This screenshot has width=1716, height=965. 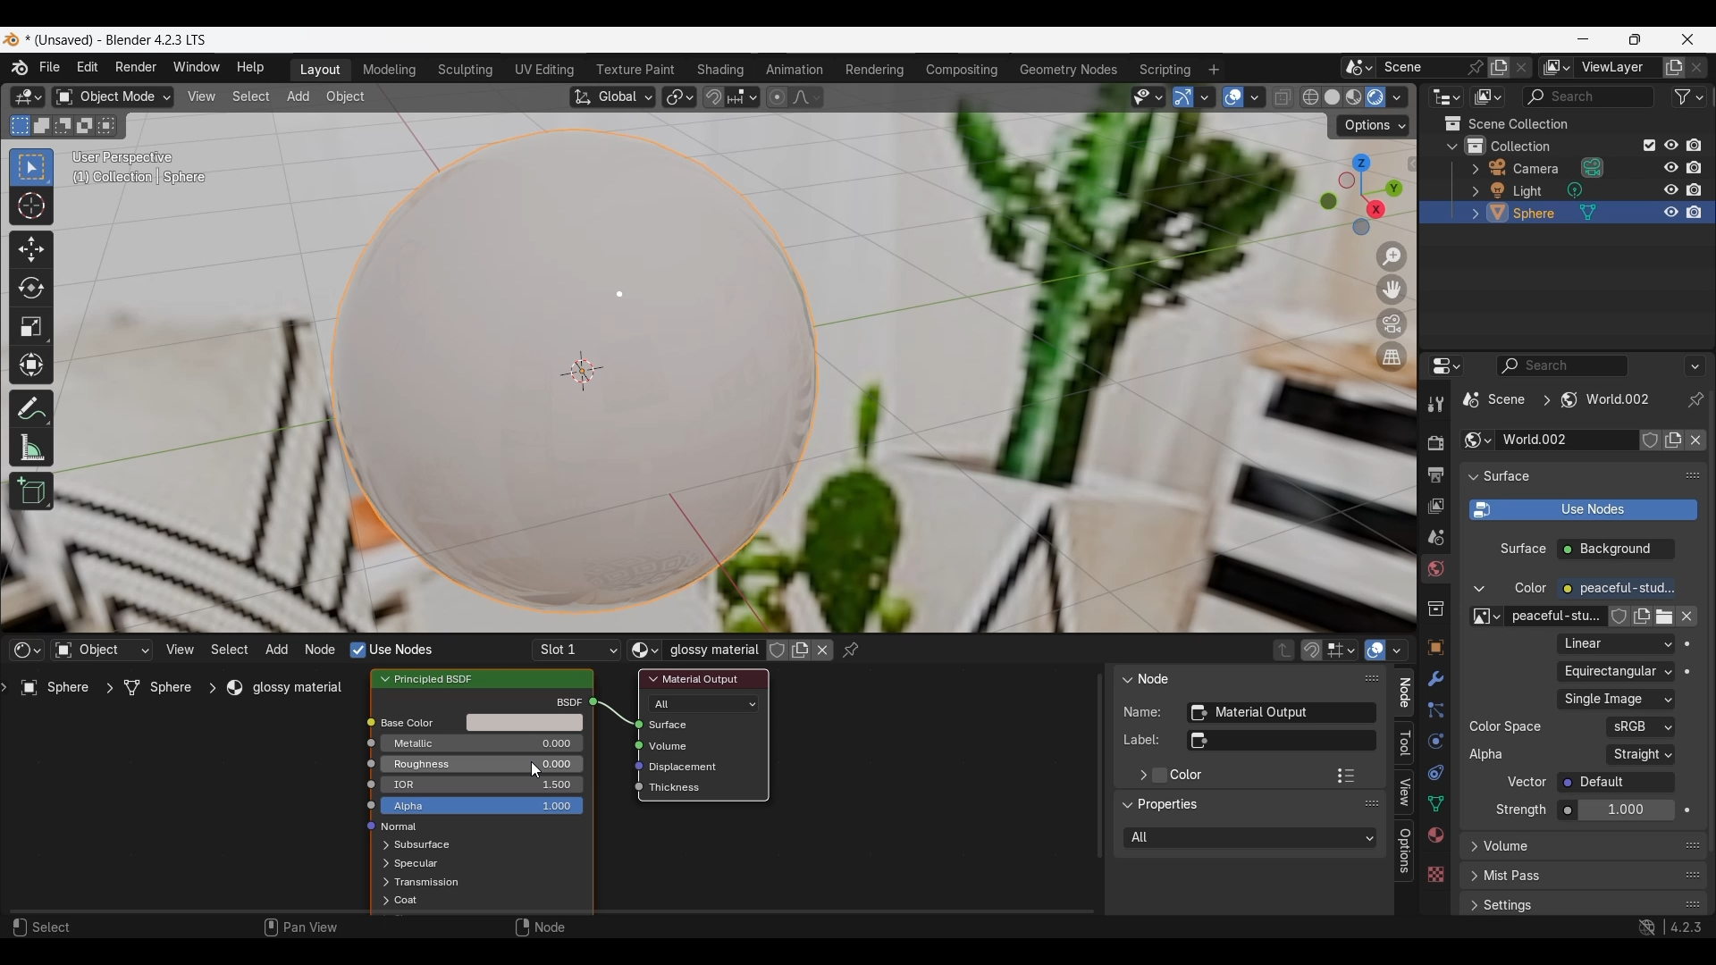 I want to click on Selectability and visibility options, so click(x=1148, y=97).